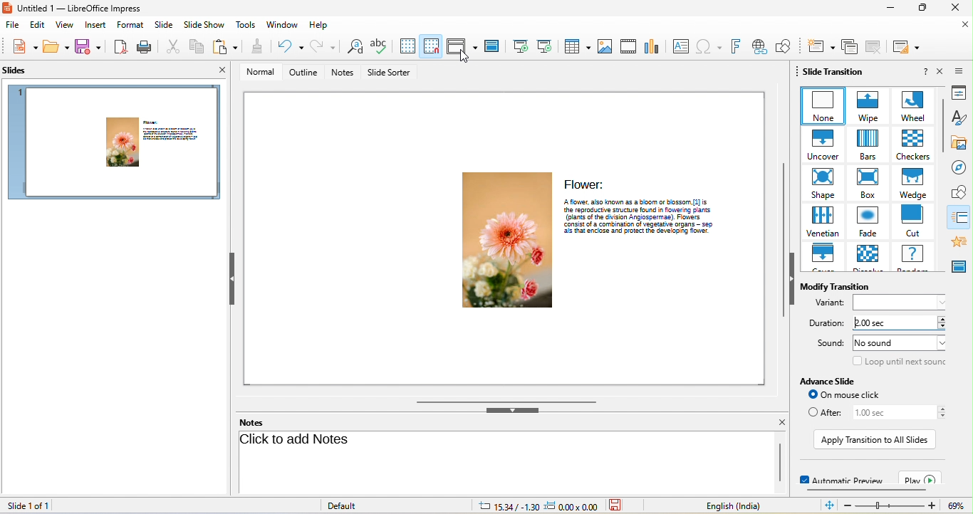 The width and height of the screenshot is (973, 514). Describe the element at coordinates (343, 72) in the screenshot. I see `notes` at that location.